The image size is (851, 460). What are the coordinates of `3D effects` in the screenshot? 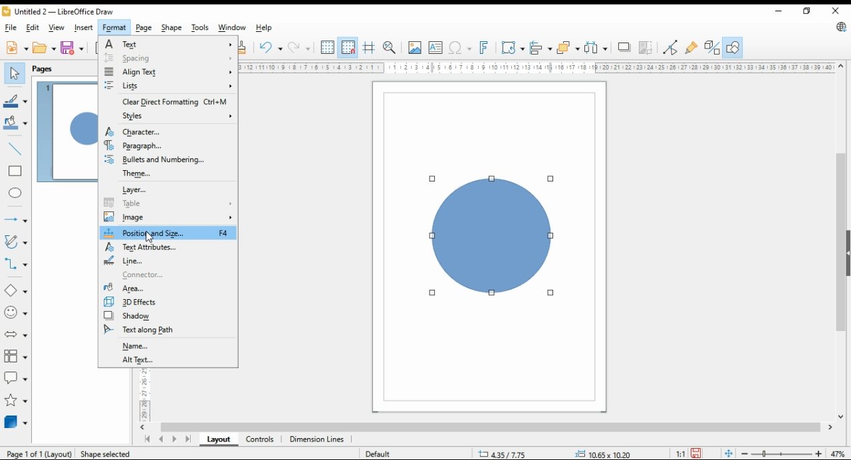 It's located at (142, 302).